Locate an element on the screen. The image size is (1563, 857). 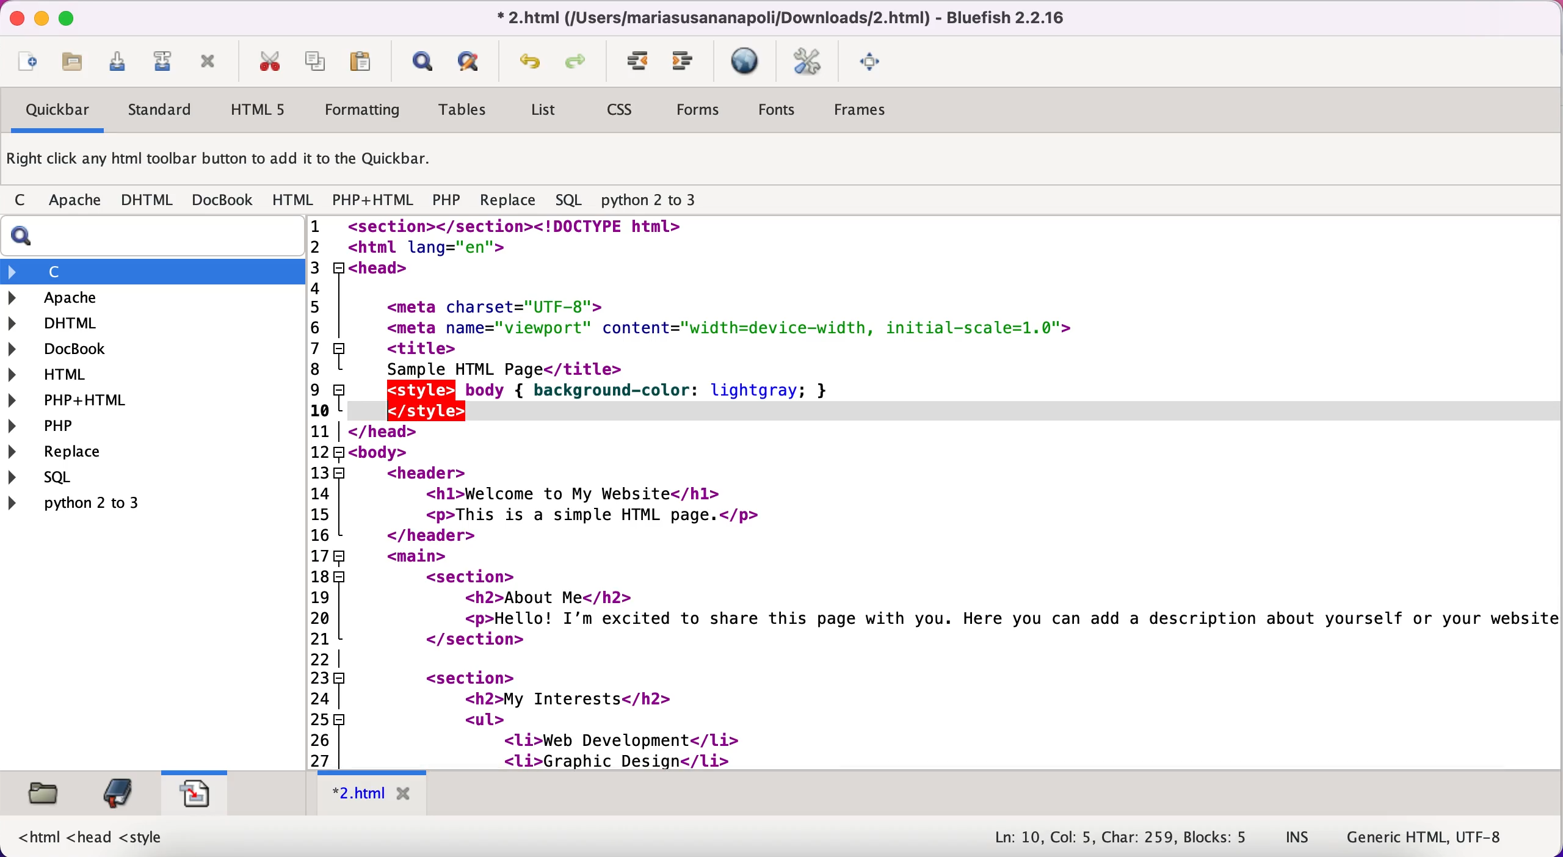
* 2.html is located at coordinates (375, 794).